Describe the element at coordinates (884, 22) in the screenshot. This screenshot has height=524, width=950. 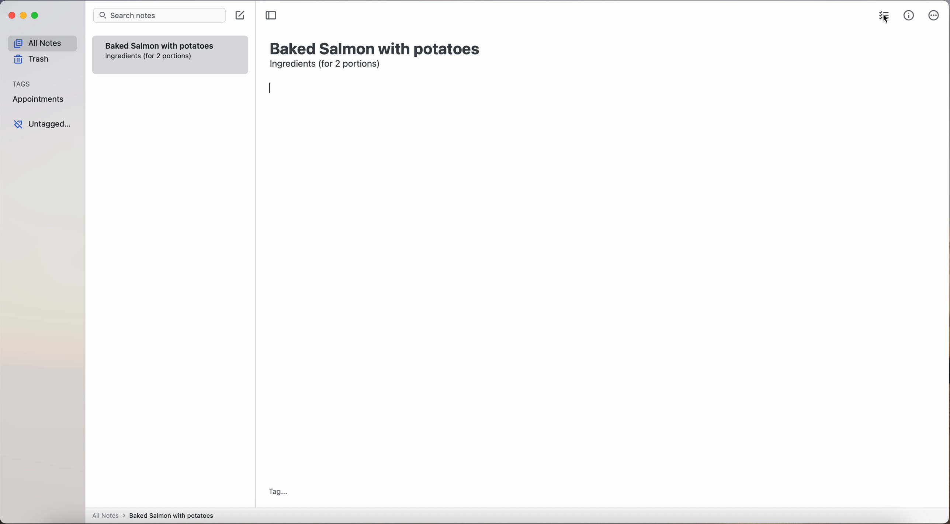
I see `cursor` at that location.